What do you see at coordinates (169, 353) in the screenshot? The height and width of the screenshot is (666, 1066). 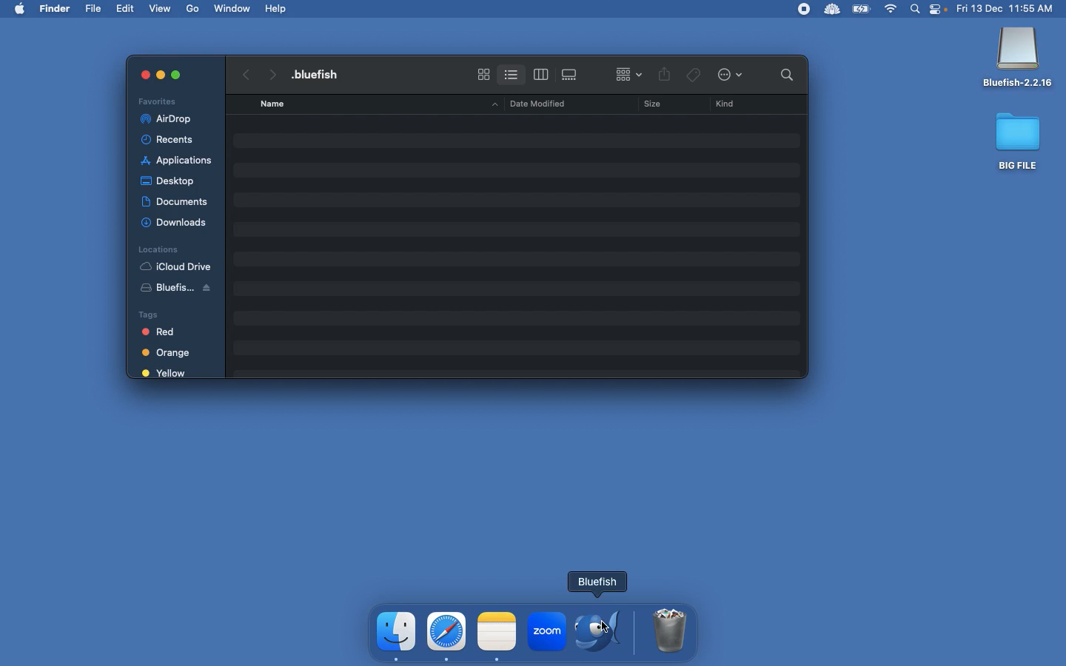 I see `orange` at bounding box center [169, 353].